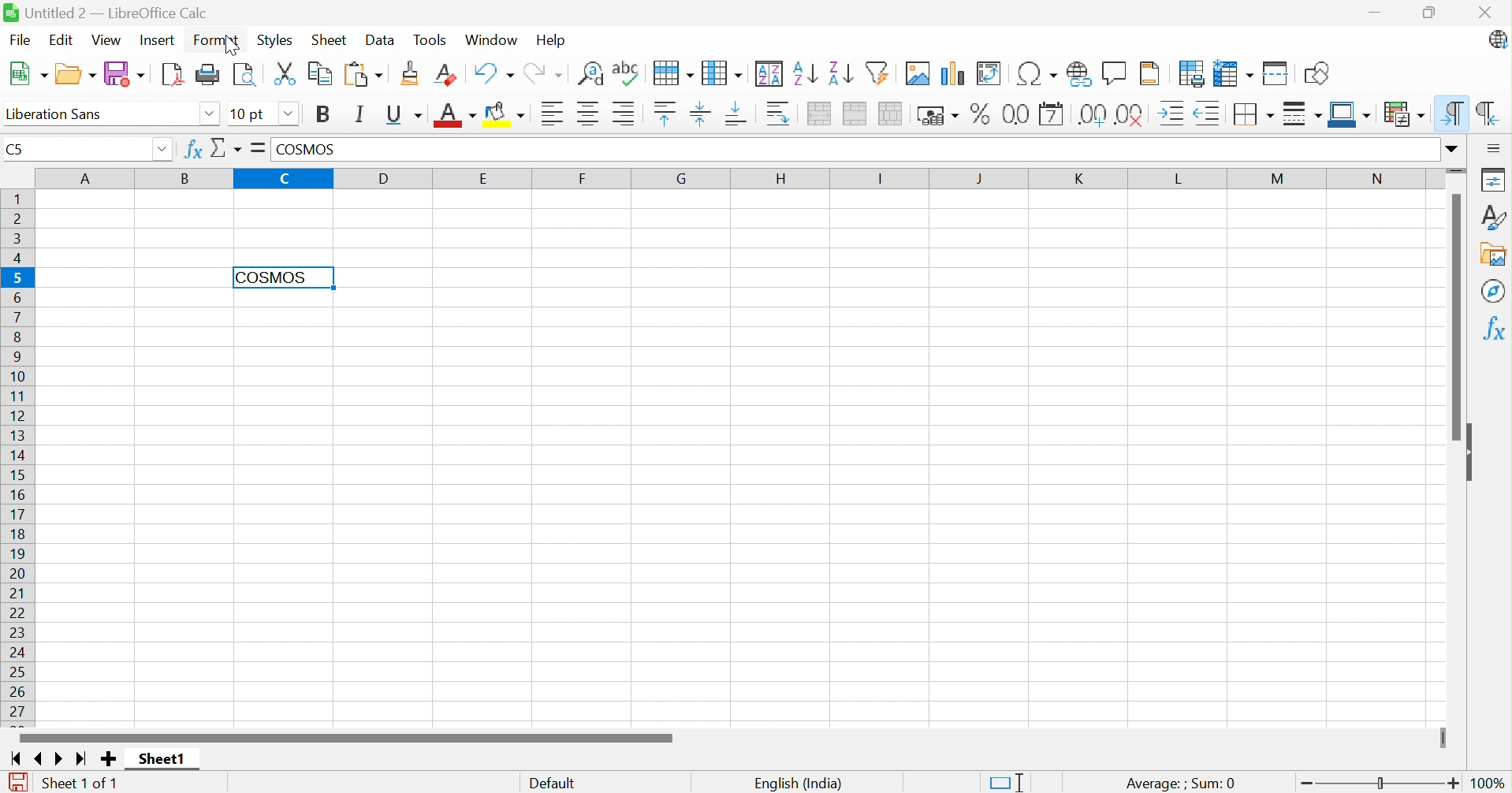 The width and height of the screenshot is (1512, 793). I want to click on , so click(110, 39).